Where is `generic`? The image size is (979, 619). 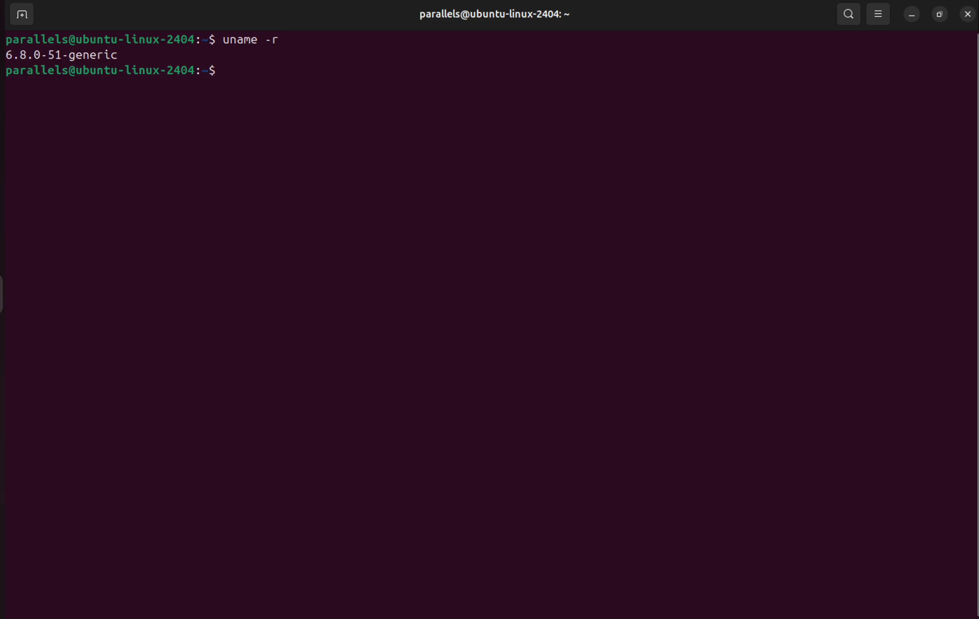 generic is located at coordinates (102, 55).